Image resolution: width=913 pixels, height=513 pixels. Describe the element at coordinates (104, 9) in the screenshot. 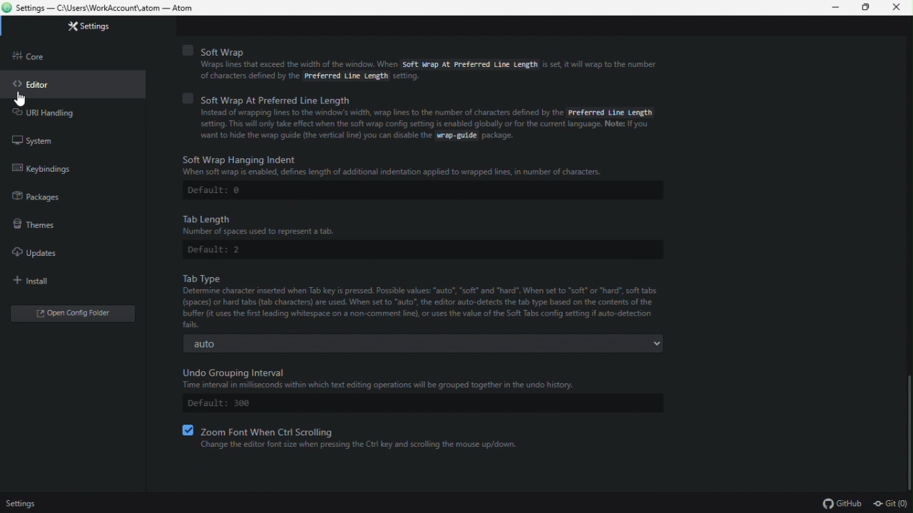

I see ` Settings — C:\Users\WorkAccount\.atom — Atom` at that location.